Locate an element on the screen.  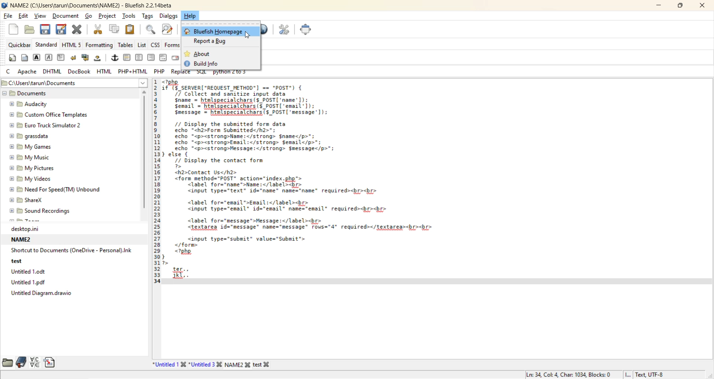
dialogs is located at coordinates (170, 16).